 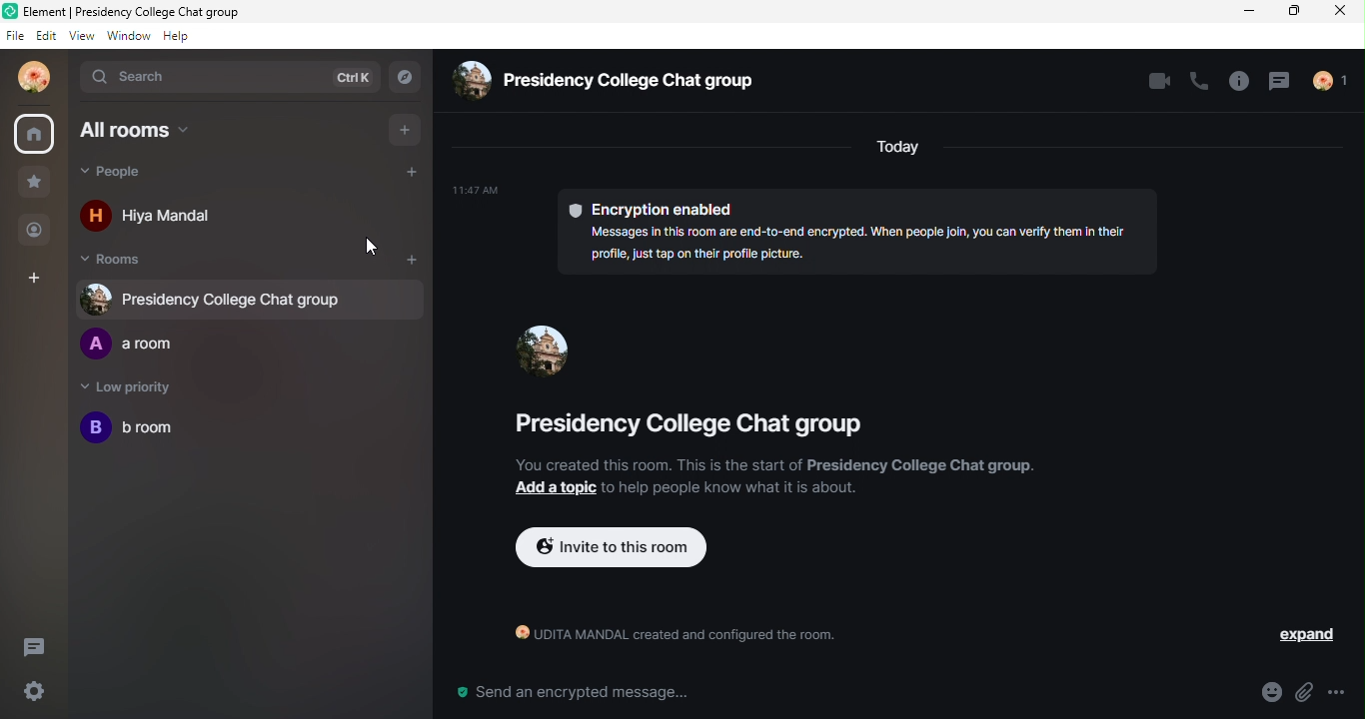 What do you see at coordinates (1297, 13) in the screenshot?
I see `maximize` at bounding box center [1297, 13].